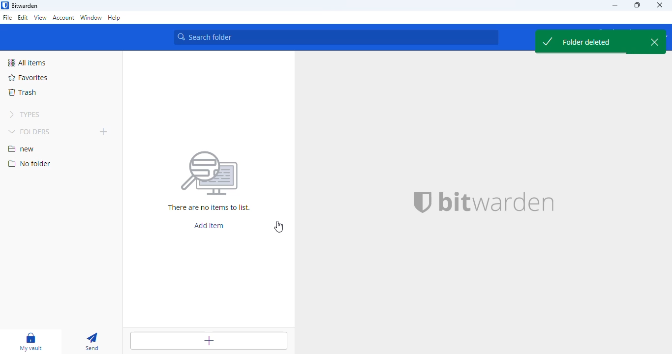 This screenshot has height=354, width=672. What do you see at coordinates (25, 6) in the screenshot?
I see `bitwarden` at bounding box center [25, 6].